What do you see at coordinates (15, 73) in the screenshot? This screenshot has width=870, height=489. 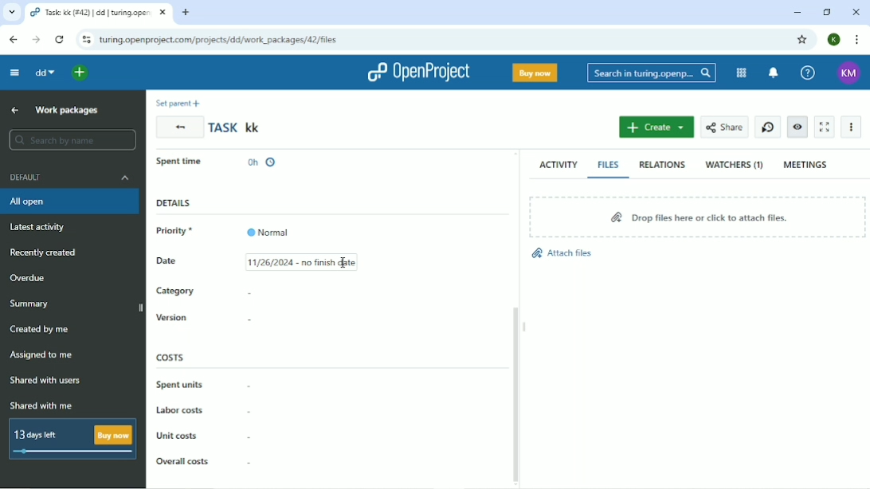 I see `Collapse project menu` at bounding box center [15, 73].